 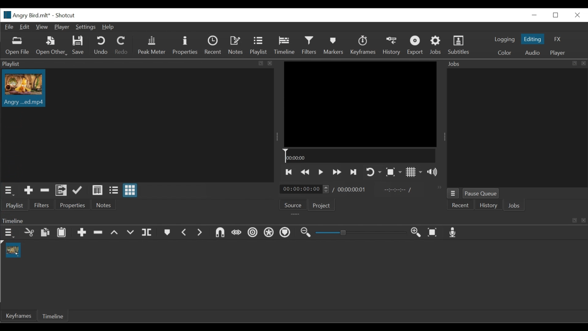 What do you see at coordinates (73, 205) in the screenshot?
I see `Properties` at bounding box center [73, 205].